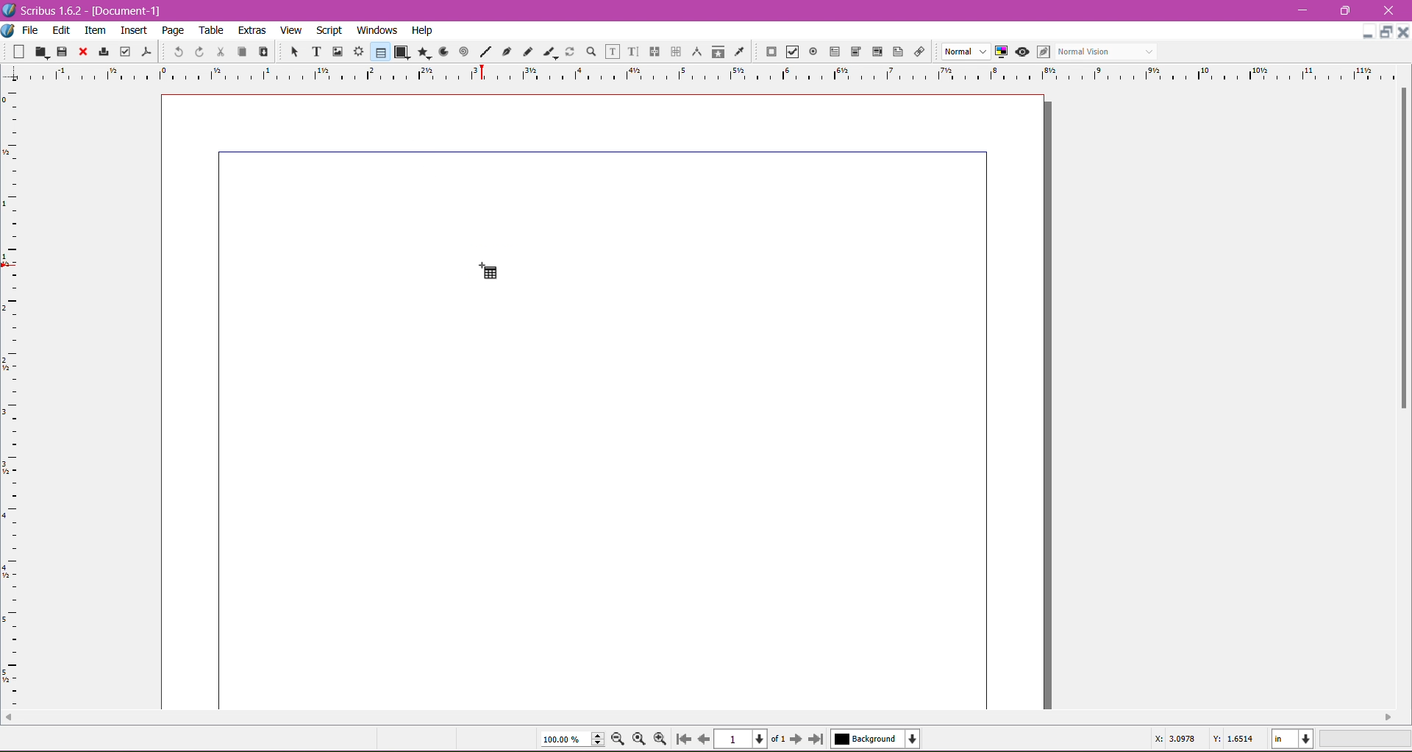 Image resolution: width=1412 pixels, height=752 pixels. I want to click on Maximize, so click(1387, 32).